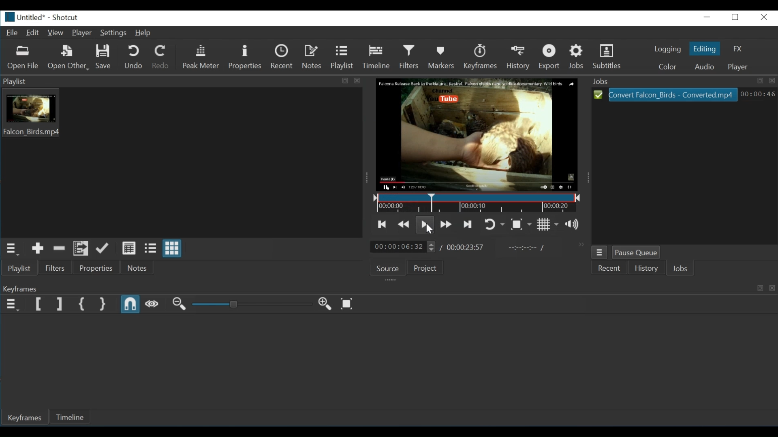  What do you see at coordinates (135, 56) in the screenshot?
I see `Undo` at bounding box center [135, 56].